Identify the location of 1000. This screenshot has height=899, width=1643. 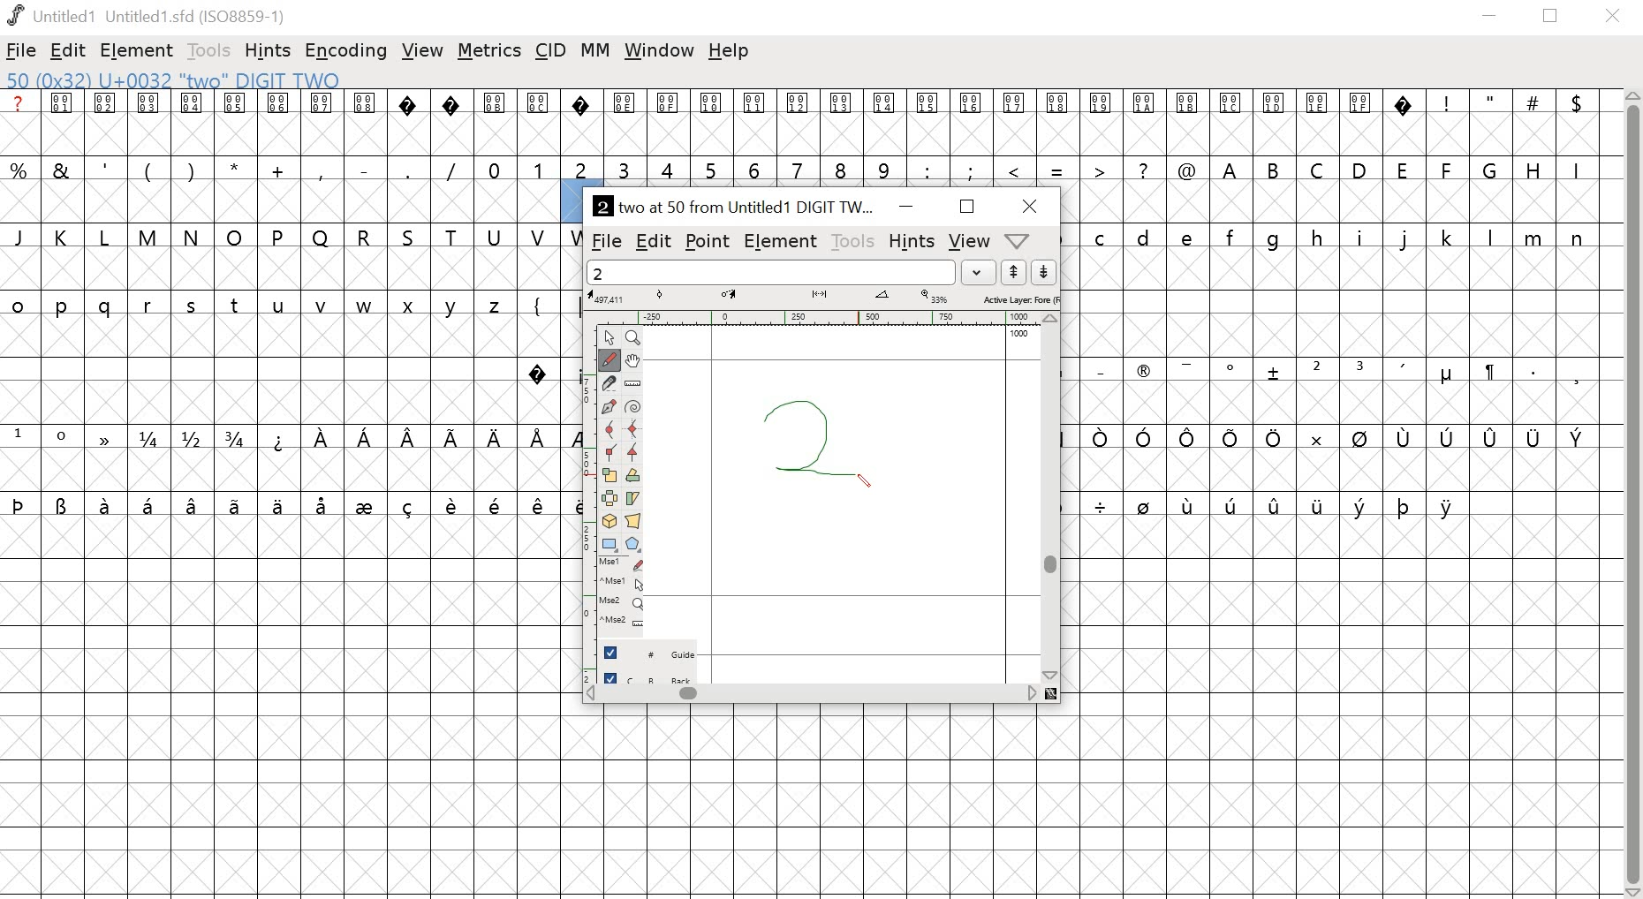
(1019, 336).